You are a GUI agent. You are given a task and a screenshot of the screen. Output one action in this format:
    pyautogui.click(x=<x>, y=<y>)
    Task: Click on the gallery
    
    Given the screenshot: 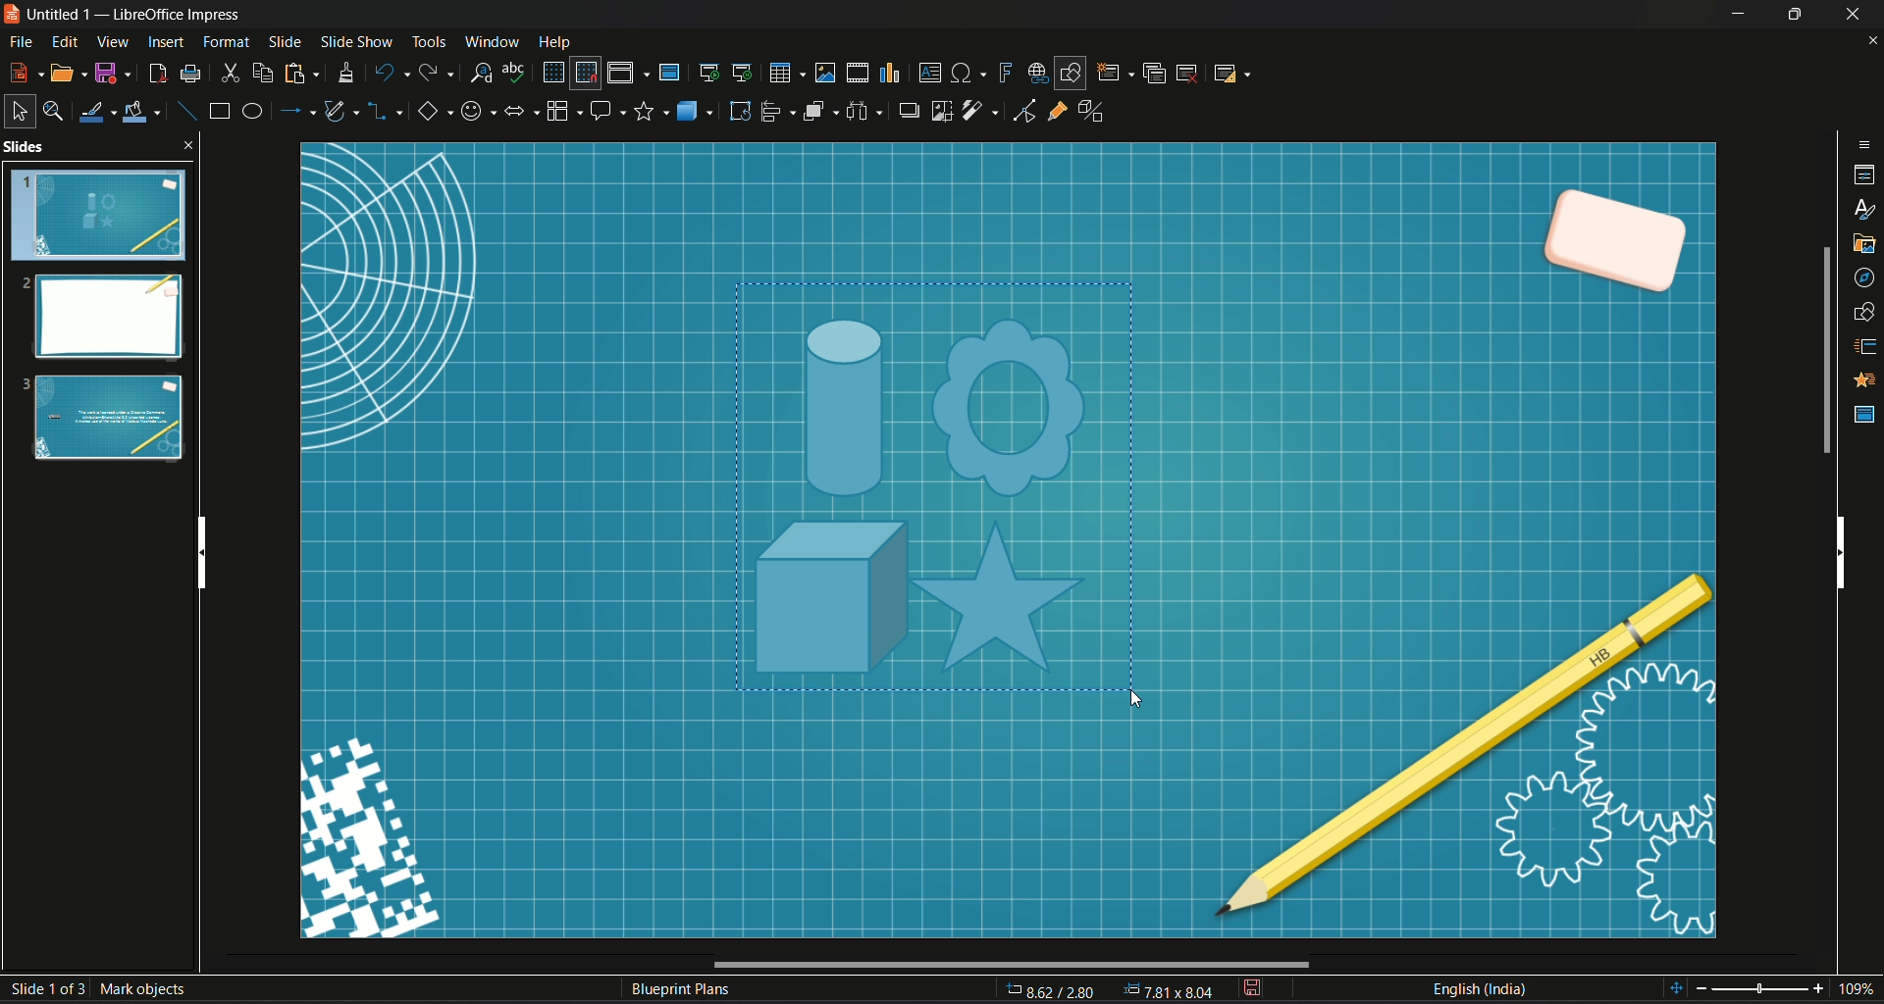 What is the action you would take?
    pyautogui.click(x=1865, y=244)
    